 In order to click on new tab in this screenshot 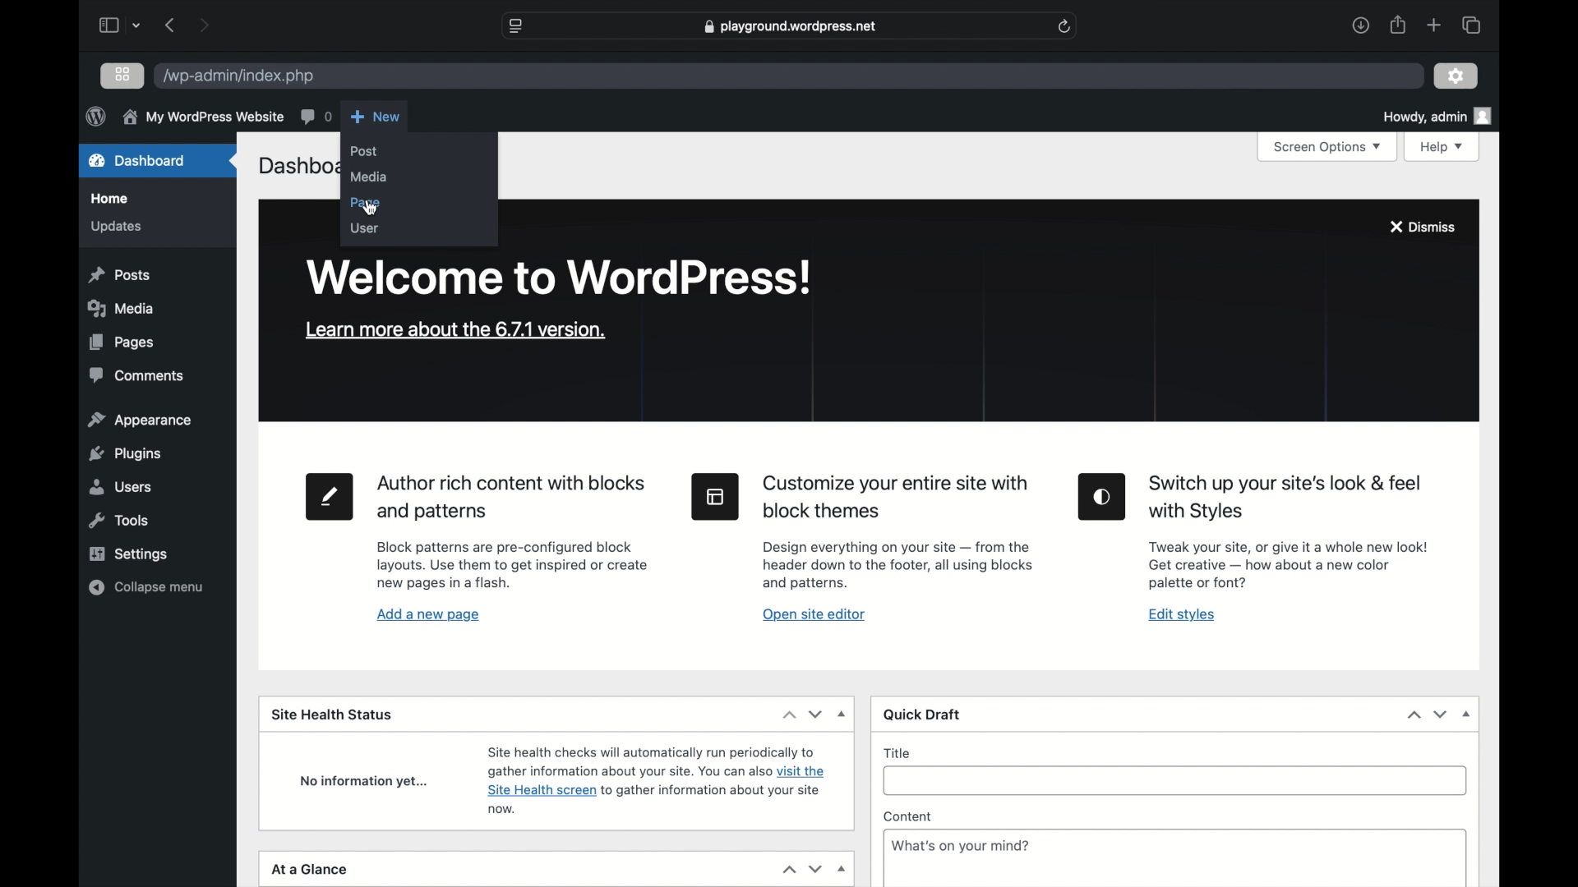, I will do `click(1434, 25)`.